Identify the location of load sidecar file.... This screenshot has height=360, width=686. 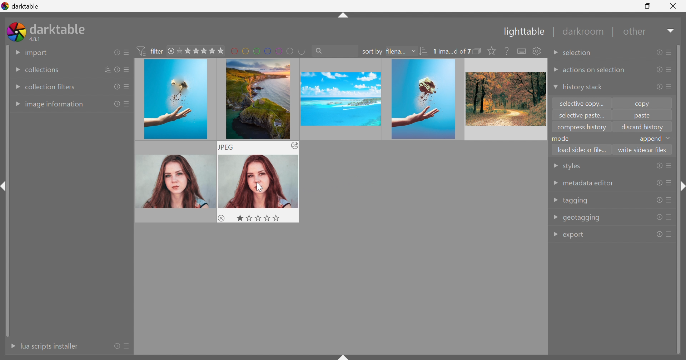
(583, 149).